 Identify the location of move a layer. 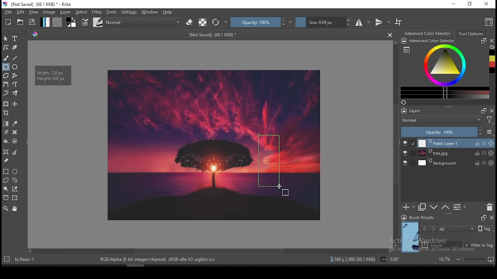
(15, 104).